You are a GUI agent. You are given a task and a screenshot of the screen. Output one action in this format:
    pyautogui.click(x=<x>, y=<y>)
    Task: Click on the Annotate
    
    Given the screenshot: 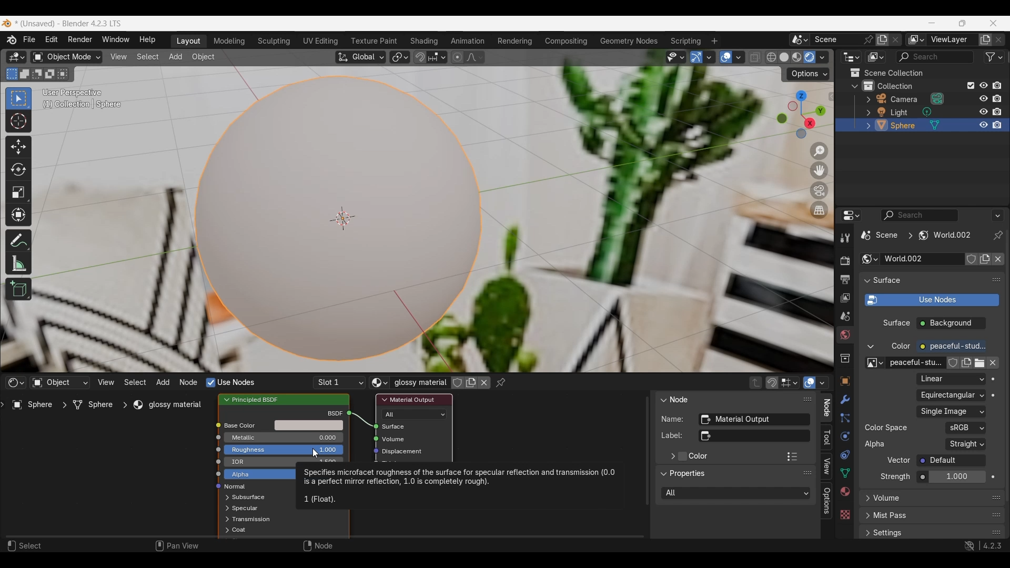 What is the action you would take?
    pyautogui.click(x=19, y=241)
    